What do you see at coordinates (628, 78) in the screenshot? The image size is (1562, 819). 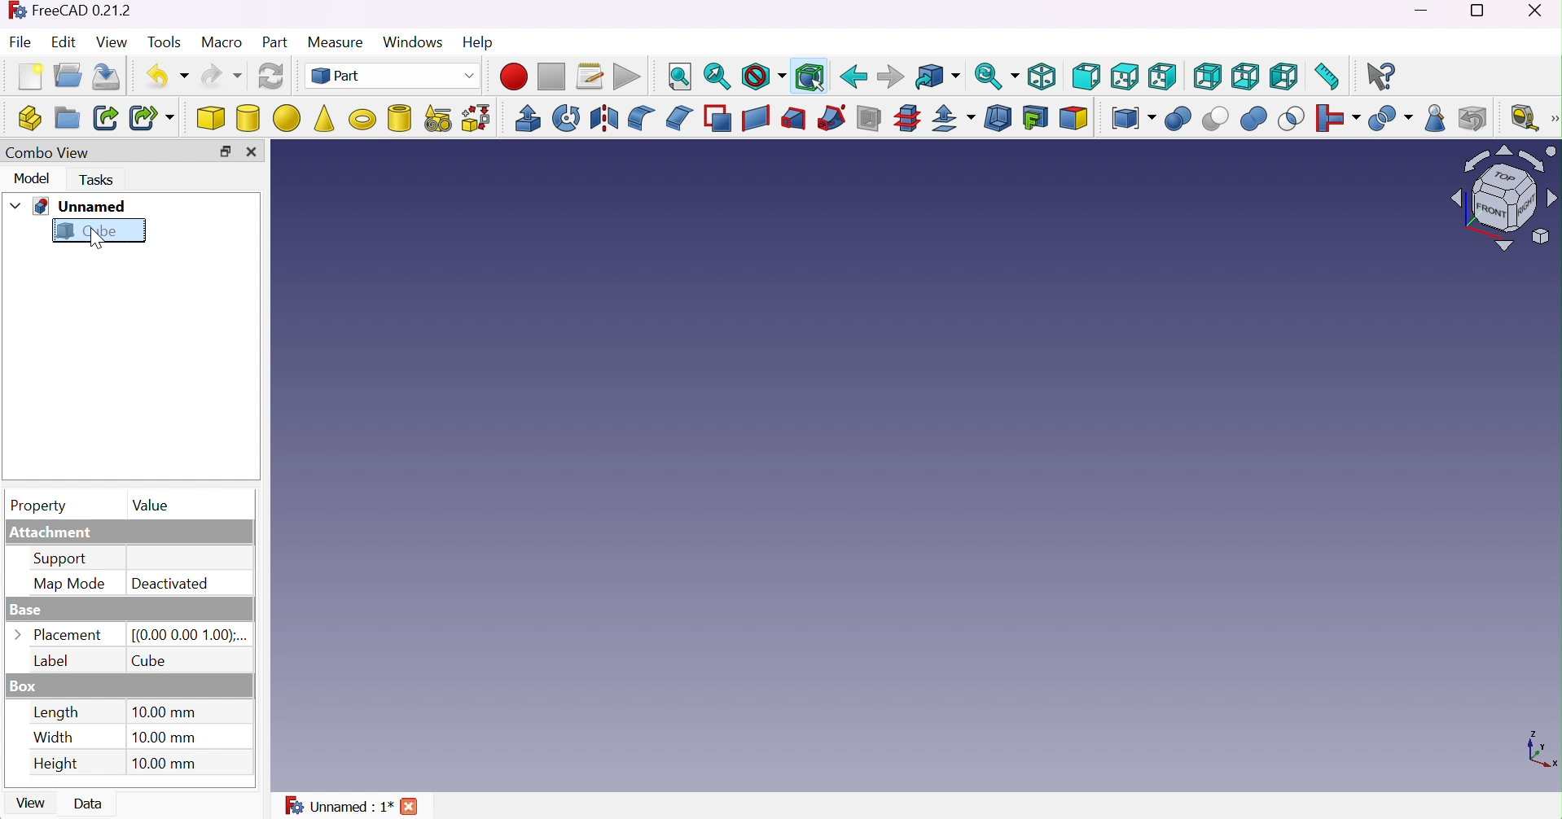 I see `Execute macro` at bounding box center [628, 78].